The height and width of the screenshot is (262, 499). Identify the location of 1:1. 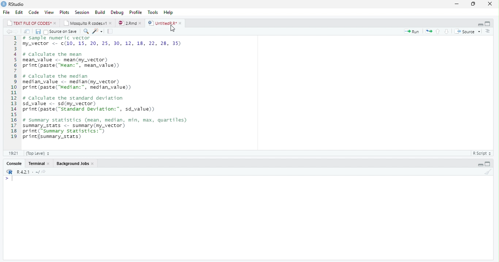
(13, 153).